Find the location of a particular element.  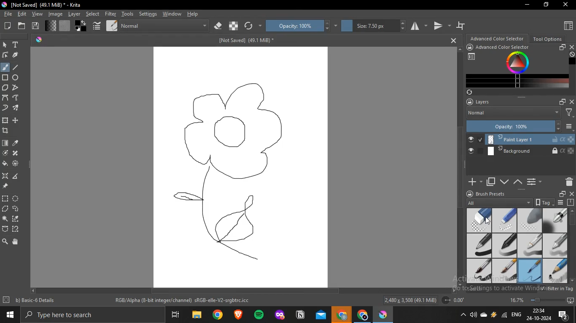

fill and color is located at coordinates (16, 164).